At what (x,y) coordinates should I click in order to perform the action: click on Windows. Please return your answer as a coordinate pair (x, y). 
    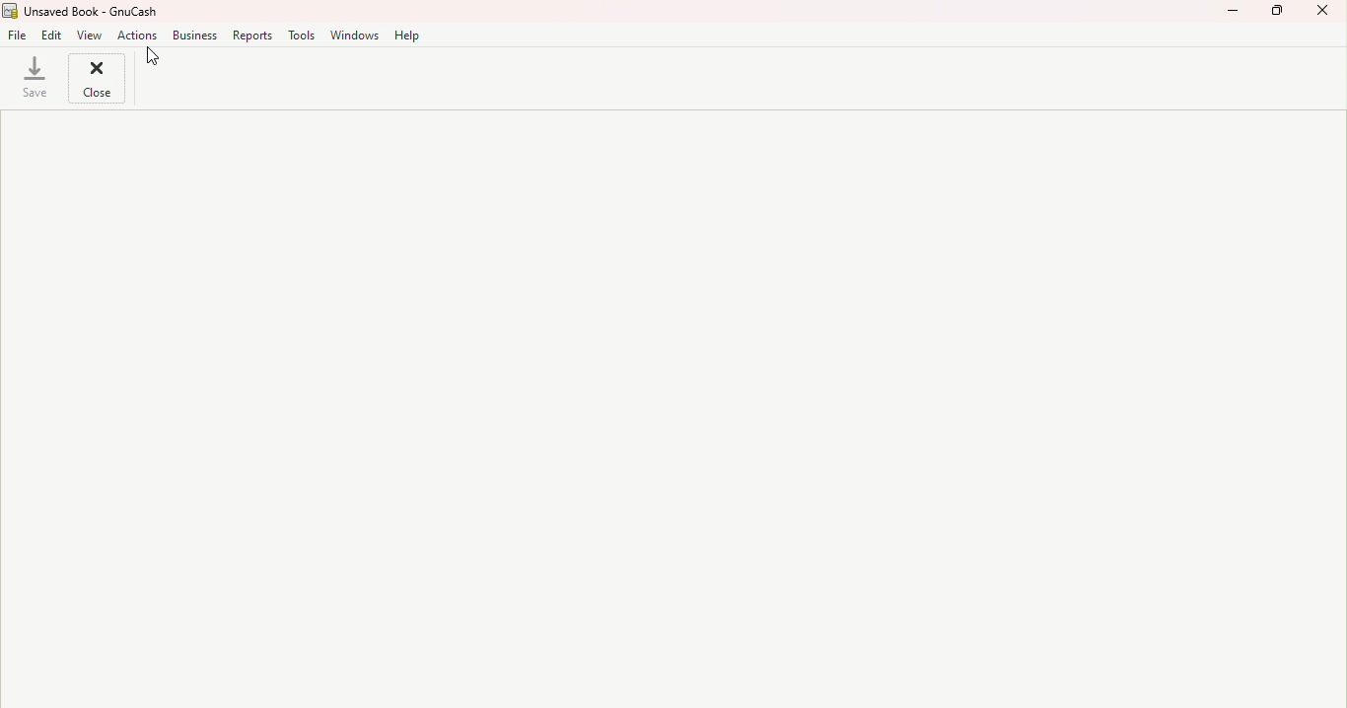
    Looking at the image, I should click on (356, 35).